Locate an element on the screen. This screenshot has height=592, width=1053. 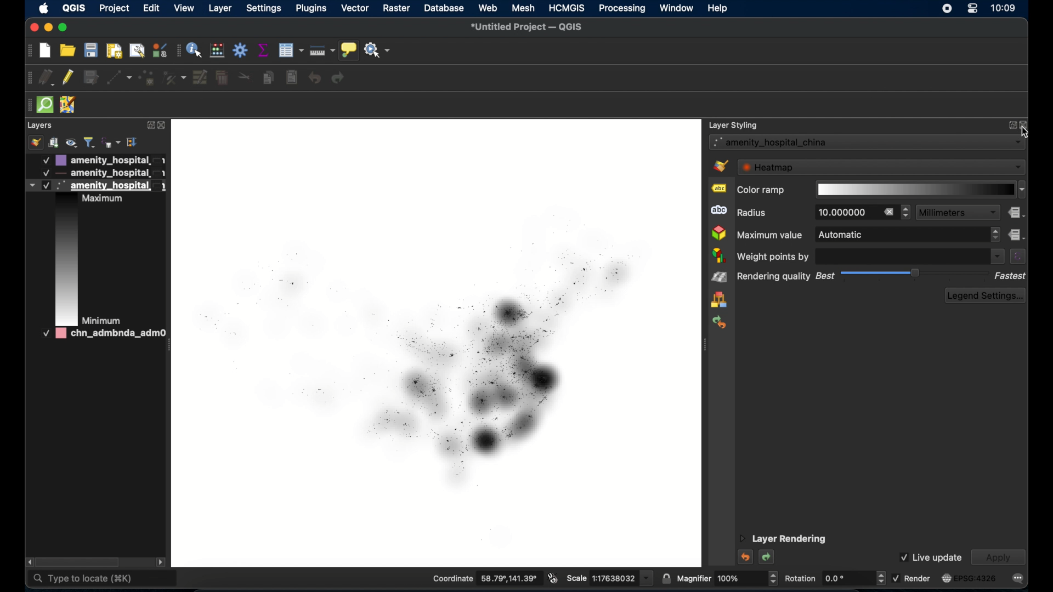
expression builder is located at coordinates (1017, 256).